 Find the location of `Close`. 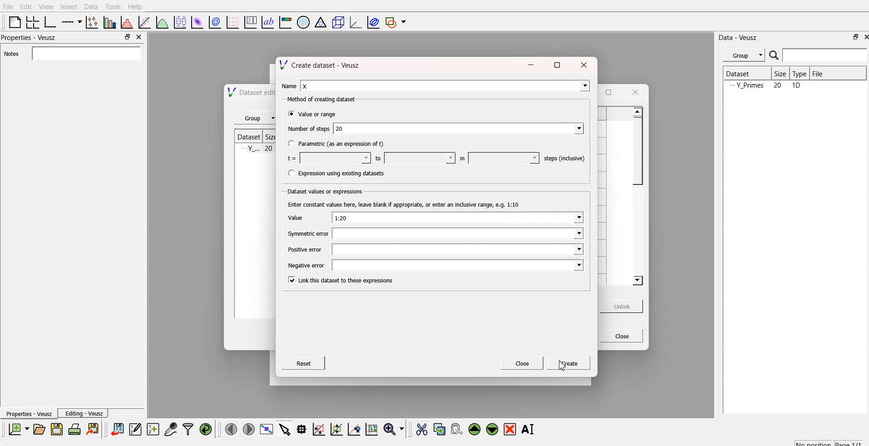

Close is located at coordinates (521, 364).